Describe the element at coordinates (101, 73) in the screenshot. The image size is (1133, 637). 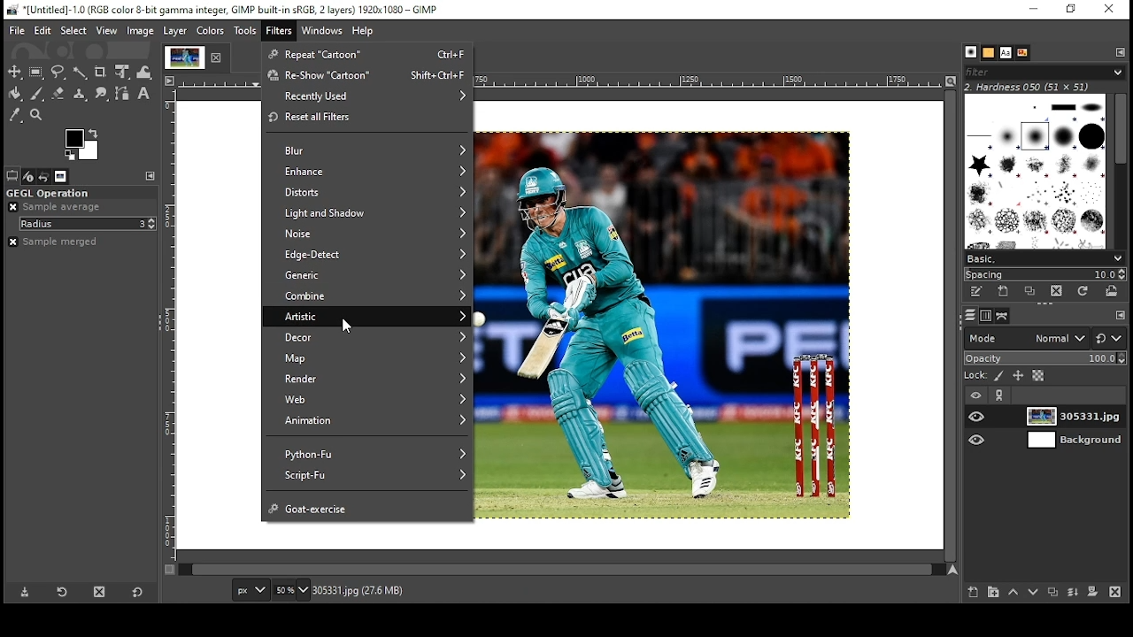
I see `crop tool` at that location.